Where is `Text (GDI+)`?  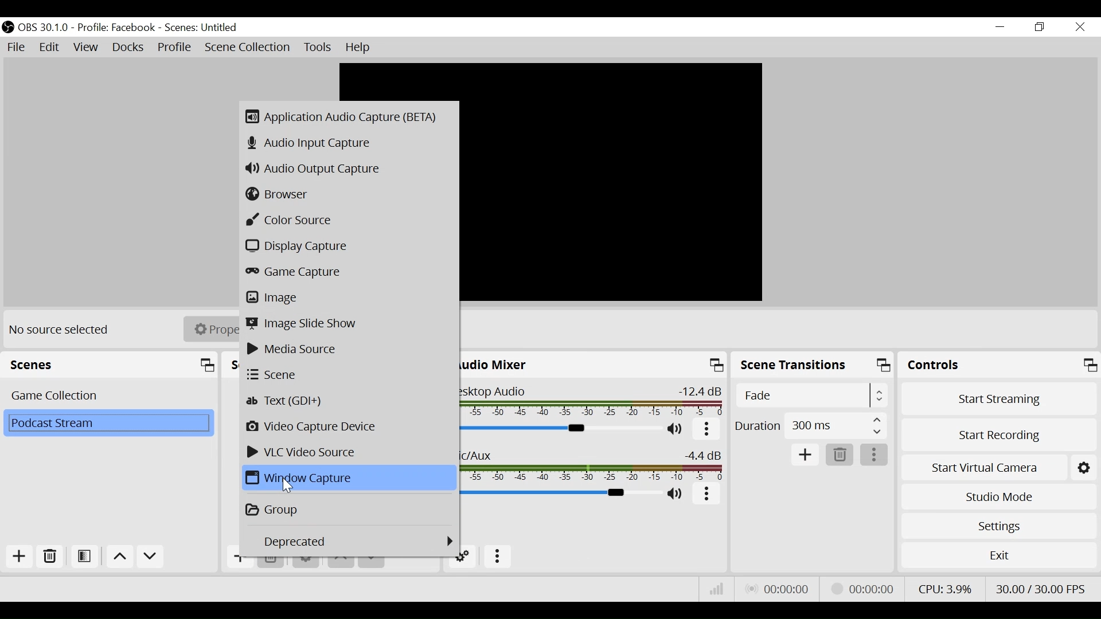
Text (GDI+) is located at coordinates (350, 400).